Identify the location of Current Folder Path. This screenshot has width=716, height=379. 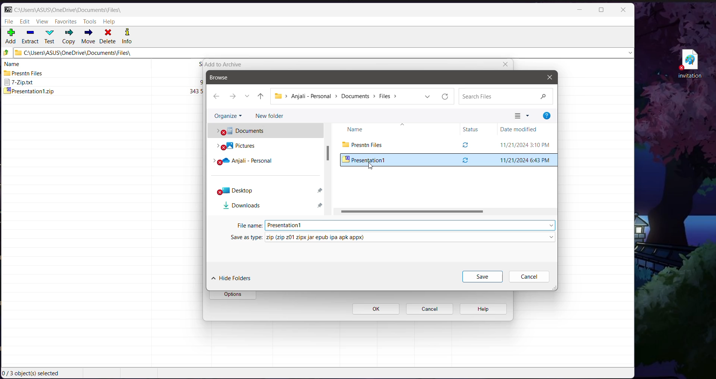
(323, 53).